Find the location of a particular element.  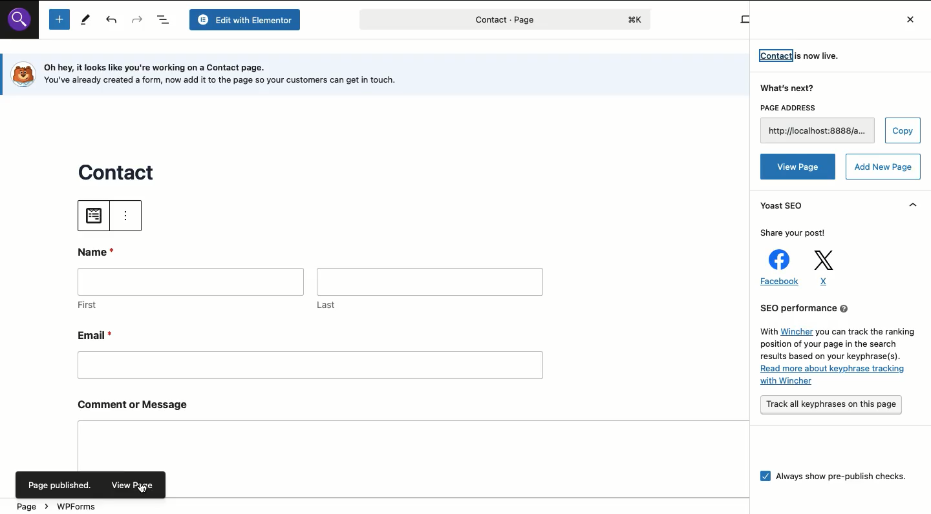

View page is located at coordinates (798, 166).